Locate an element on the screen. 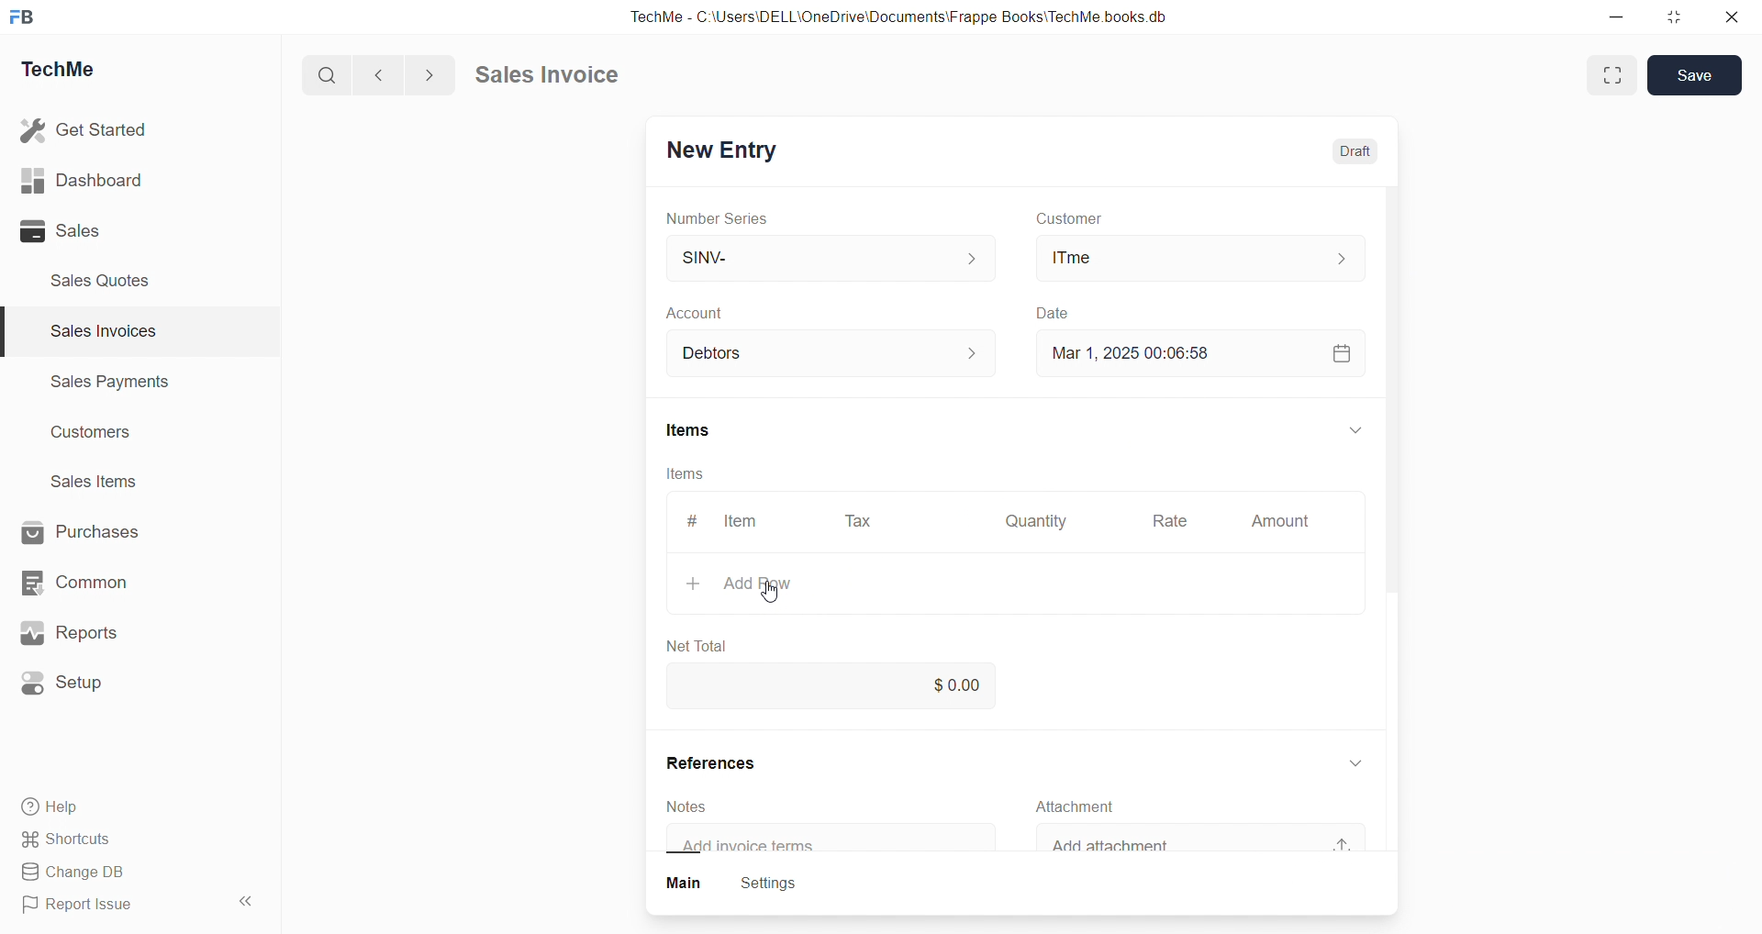 The width and height of the screenshot is (1762, 934).  is located at coordinates (685, 884).